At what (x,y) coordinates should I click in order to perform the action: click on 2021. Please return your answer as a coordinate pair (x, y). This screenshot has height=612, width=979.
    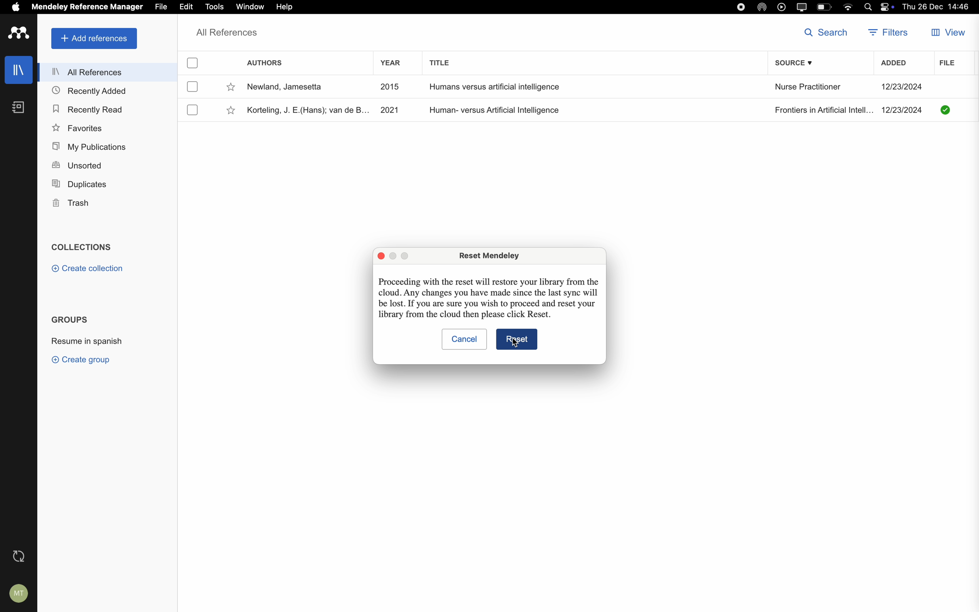
    Looking at the image, I should click on (389, 111).